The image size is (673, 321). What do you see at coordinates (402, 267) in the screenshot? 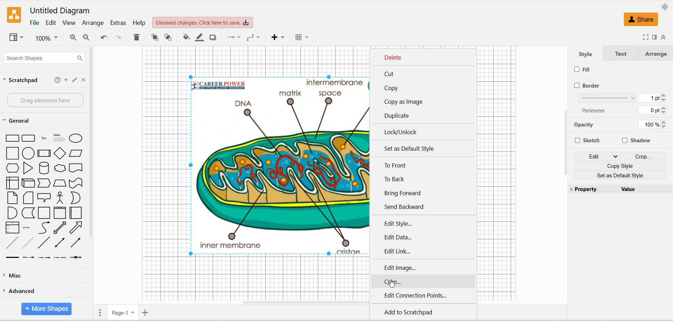
I see `edit image` at bounding box center [402, 267].